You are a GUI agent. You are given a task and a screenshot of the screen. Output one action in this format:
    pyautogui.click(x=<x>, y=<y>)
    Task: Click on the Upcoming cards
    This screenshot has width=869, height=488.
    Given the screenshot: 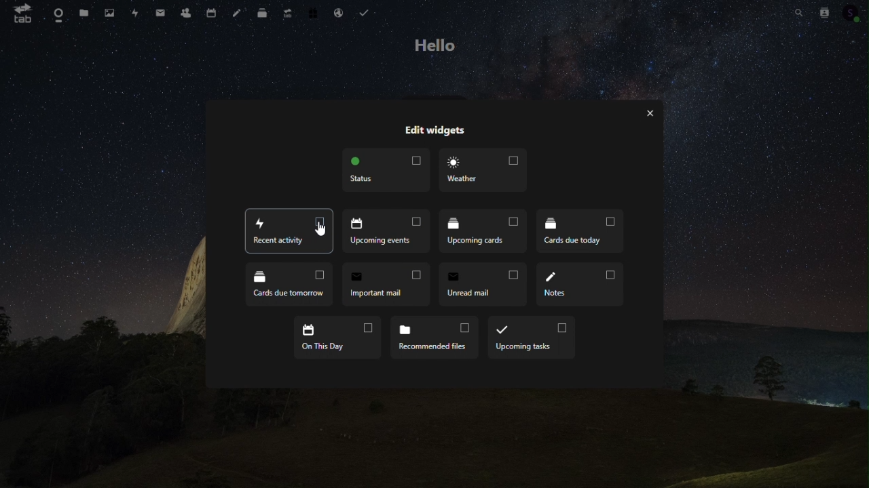 What is the action you would take?
    pyautogui.click(x=481, y=230)
    